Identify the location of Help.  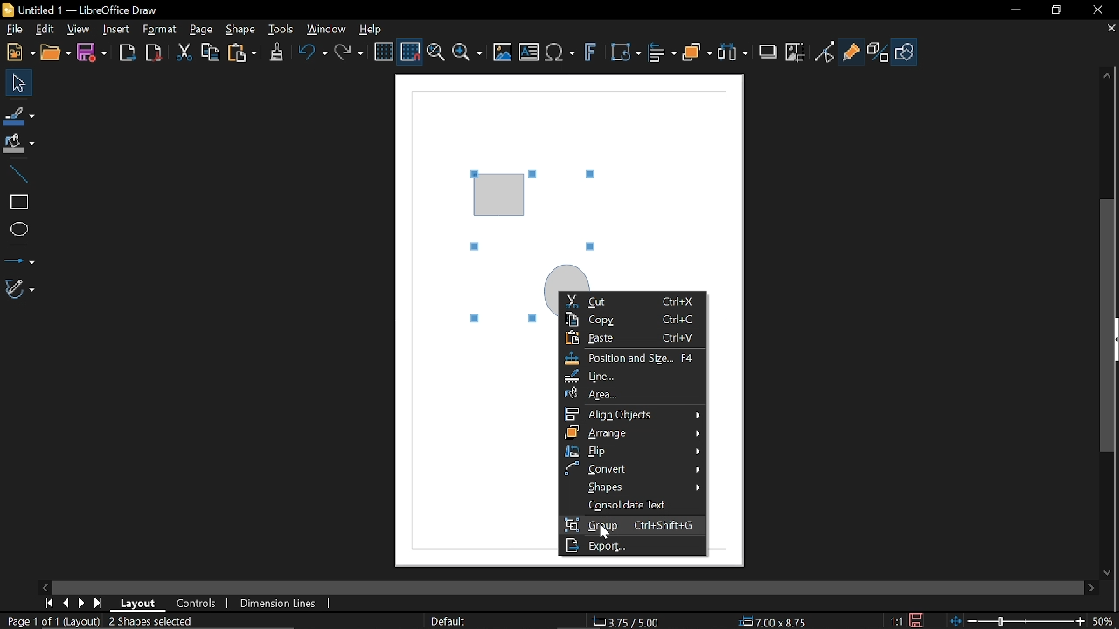
(374, 29).